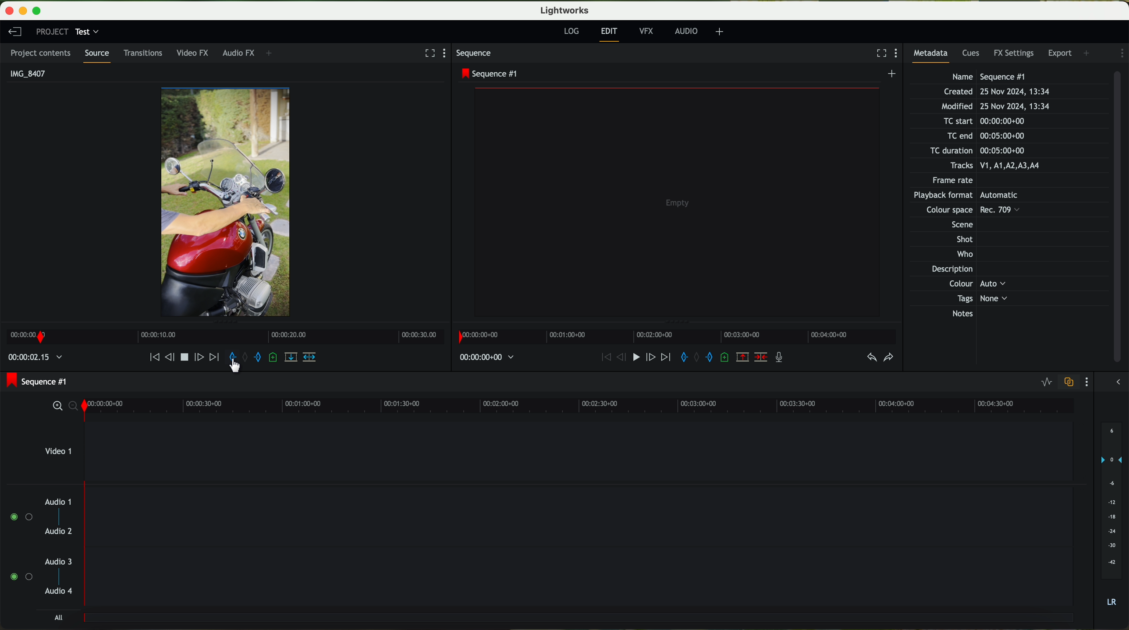 The height and width of the screenshot is (630, 1129). Describe the element at coordinates (685, 31) in the screenshot. I see `AUDIO` at that location.